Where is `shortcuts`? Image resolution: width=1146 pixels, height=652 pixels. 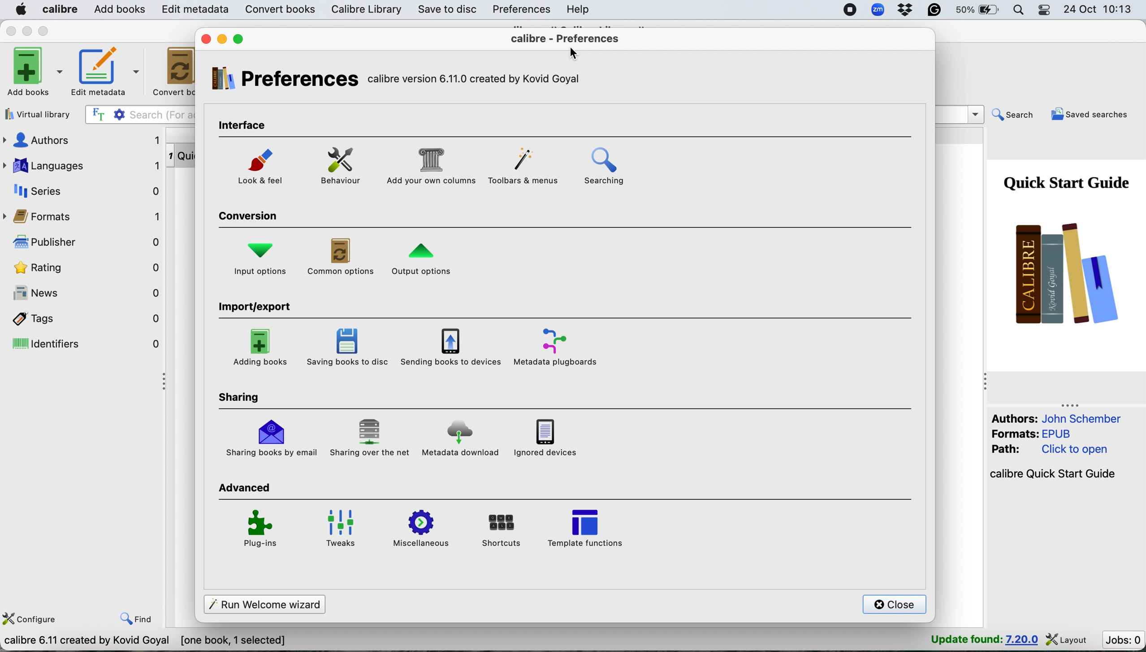 shortcuts is located at coordinates (506, 526).